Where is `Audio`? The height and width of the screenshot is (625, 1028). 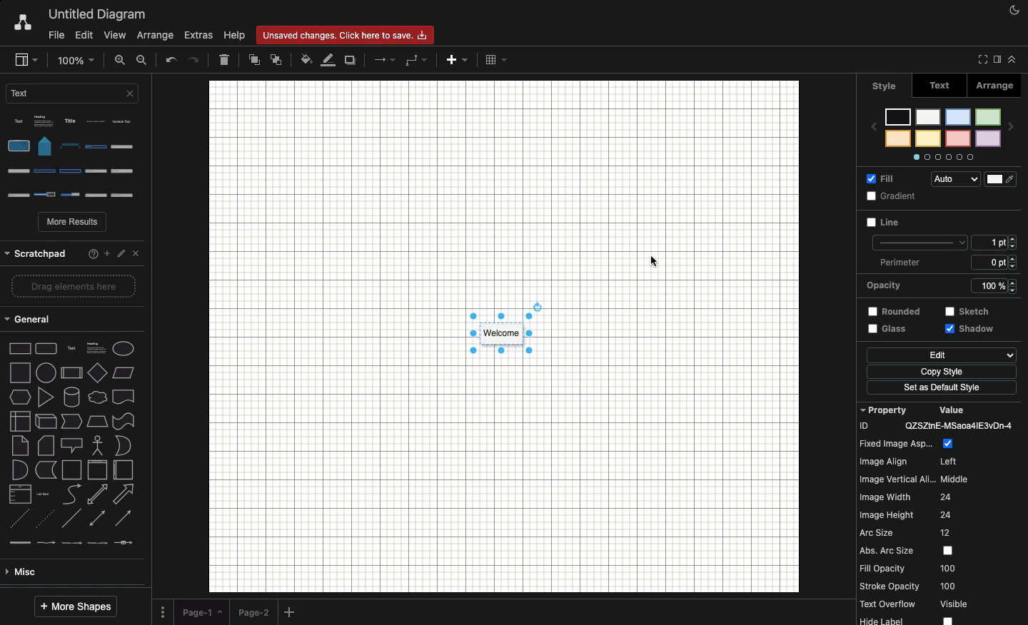
Audio is located at coordinates (975, 177).